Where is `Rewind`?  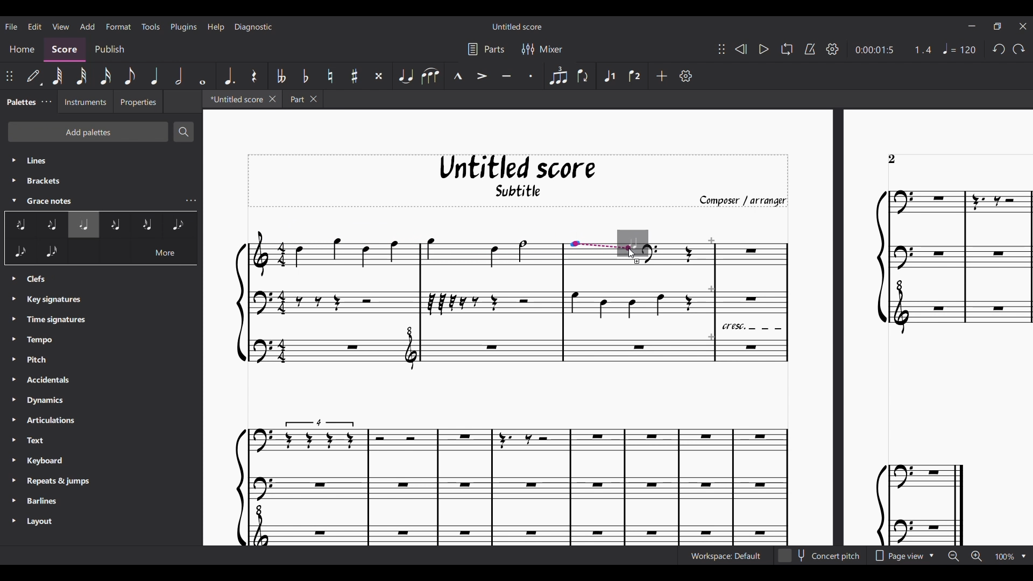
Rewind is located at coordinates (740, 48).